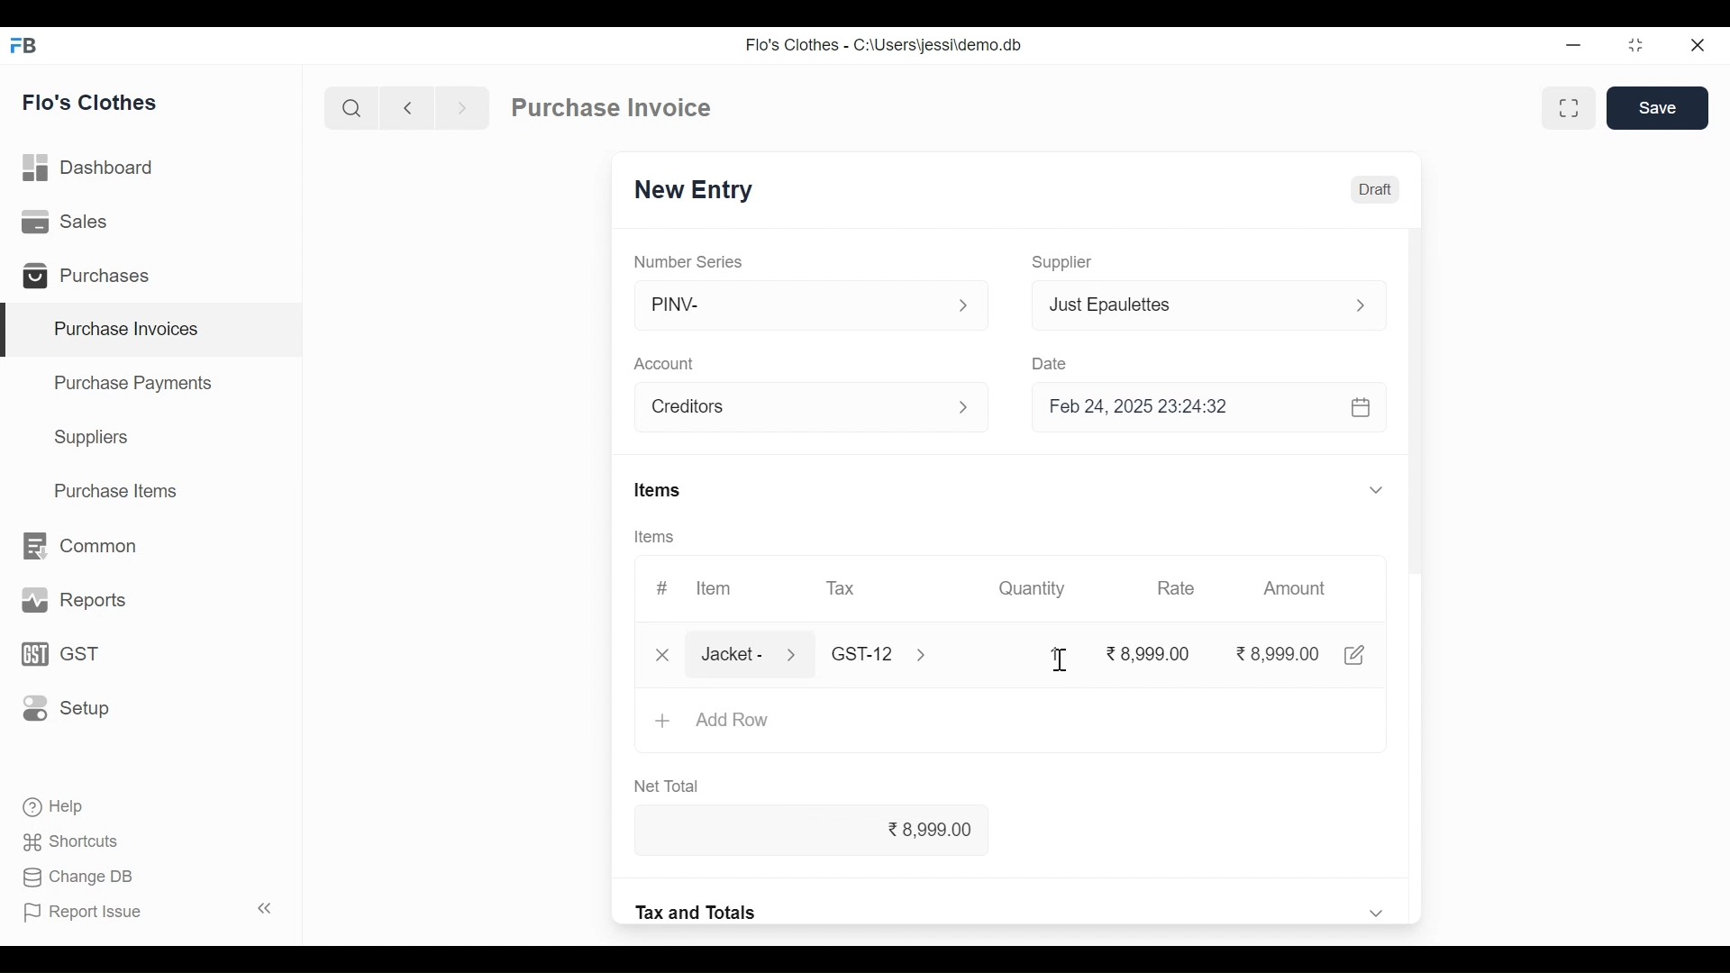 The height and width of the screenshot is (973, 1730). What do you see at coordinates (1658, 108) in the screenshot?
I see `Save` at bounding box center [1658, 108].